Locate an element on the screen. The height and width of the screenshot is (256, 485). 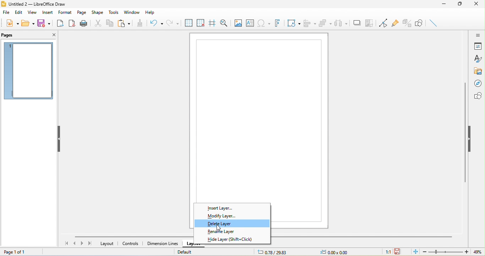
Vertical Scrollbar is located at coordinates (464, 133).